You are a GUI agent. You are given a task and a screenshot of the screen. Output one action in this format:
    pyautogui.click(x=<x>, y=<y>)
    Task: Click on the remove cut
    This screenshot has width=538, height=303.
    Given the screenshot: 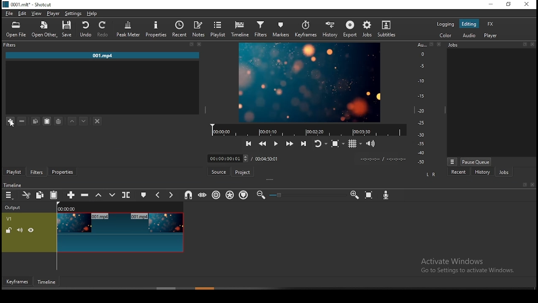 What is the action you would take?
    pyautogui.click(x=40, y=160)
    